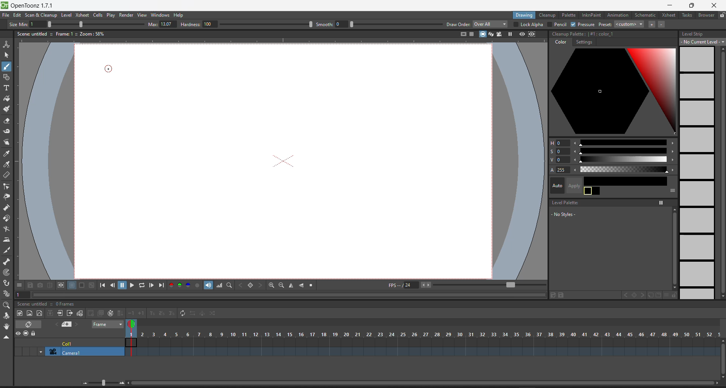  Describe the element at coordinates (39, 313) in the screenshot. I see `new vector level` at that location.